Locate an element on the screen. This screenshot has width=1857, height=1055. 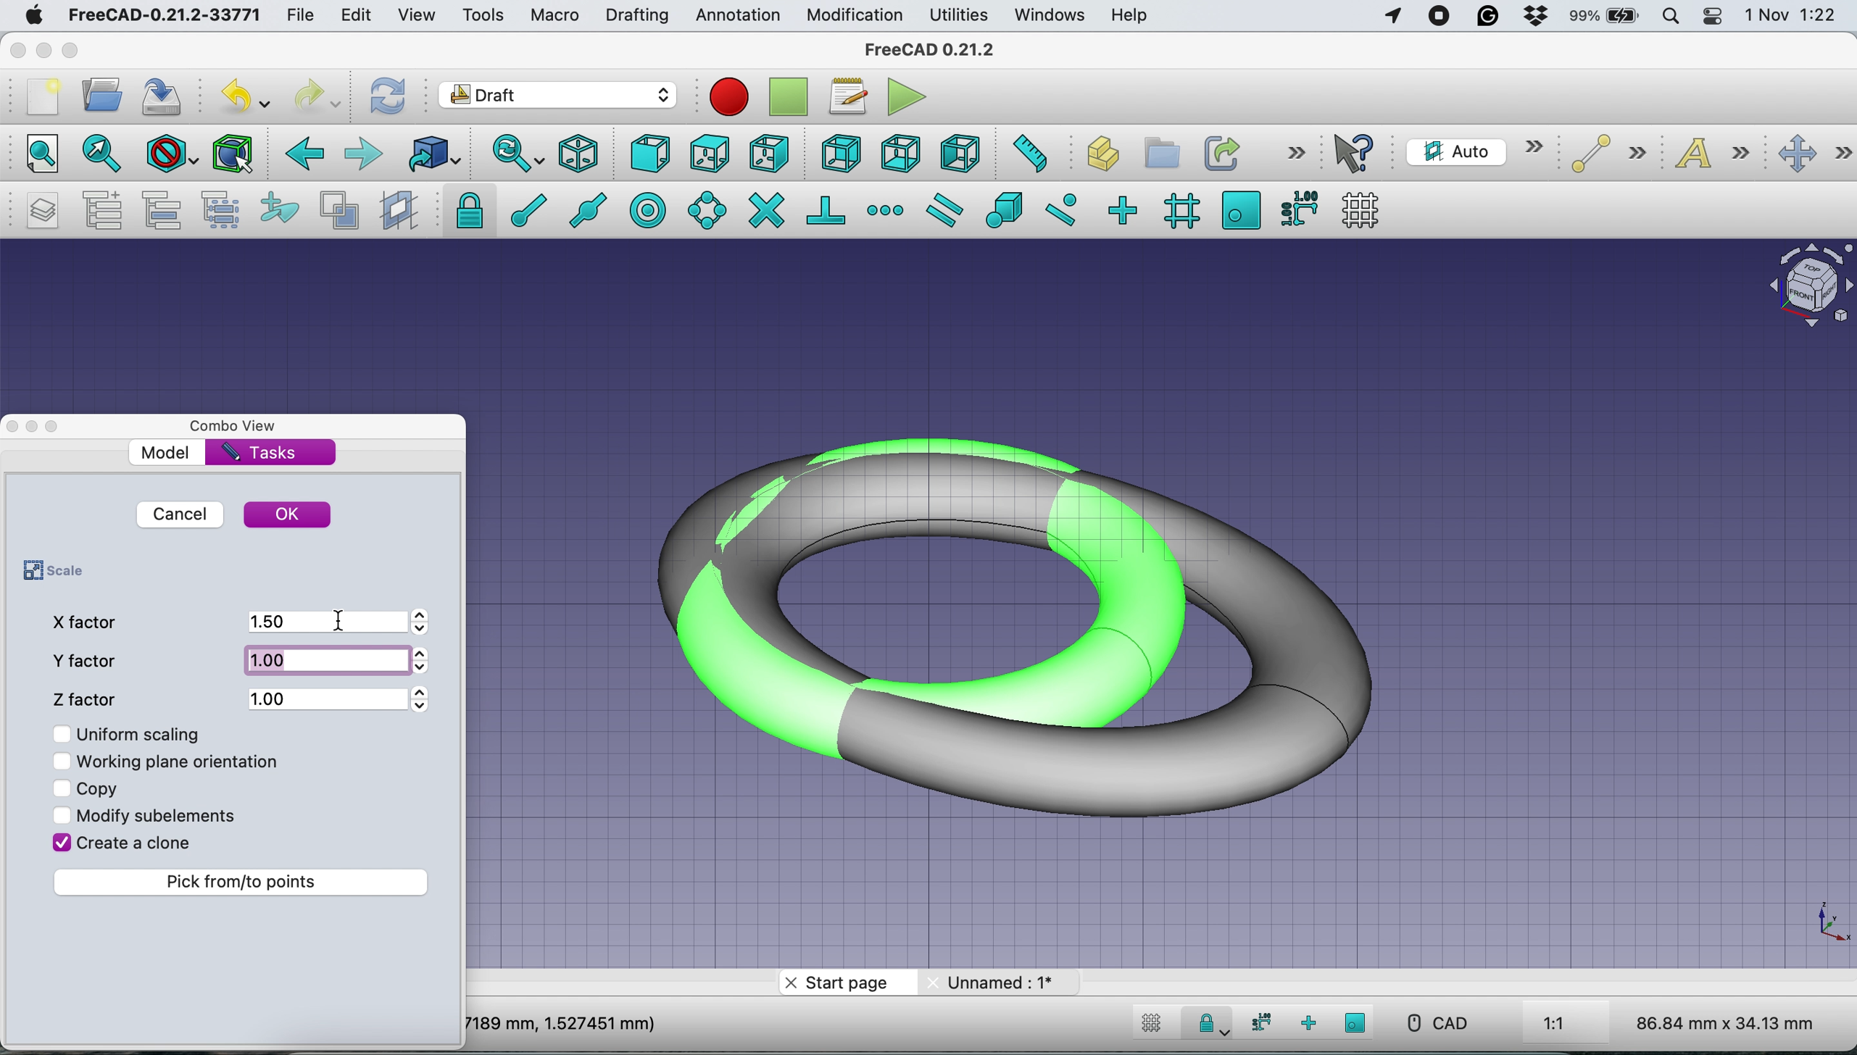
z factor is located at coordinates (90, 696).